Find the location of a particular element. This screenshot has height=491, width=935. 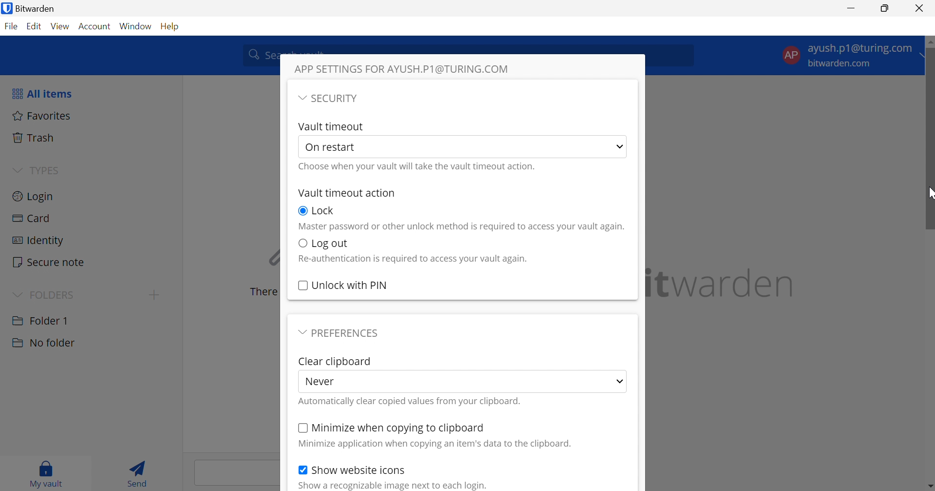

bitwarden.com is located at coordinates (842, 64).